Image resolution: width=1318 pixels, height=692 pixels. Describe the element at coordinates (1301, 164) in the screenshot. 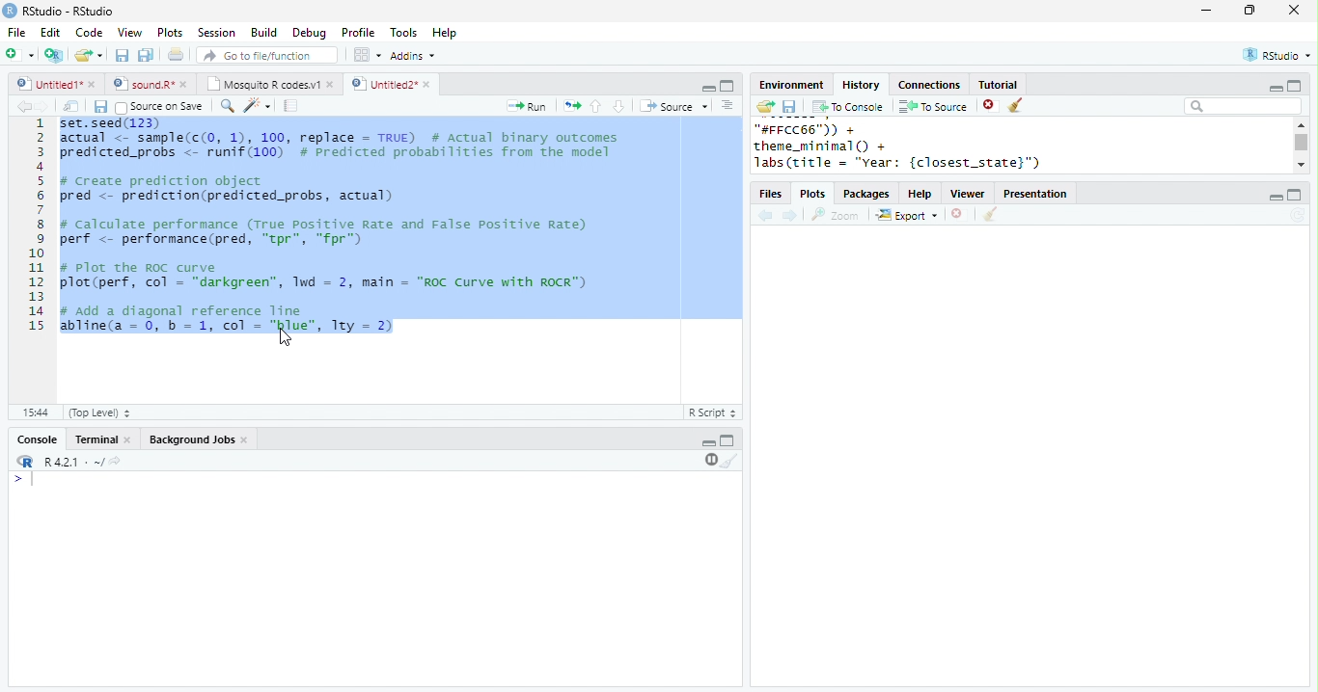

I see `scroll down` at that location.